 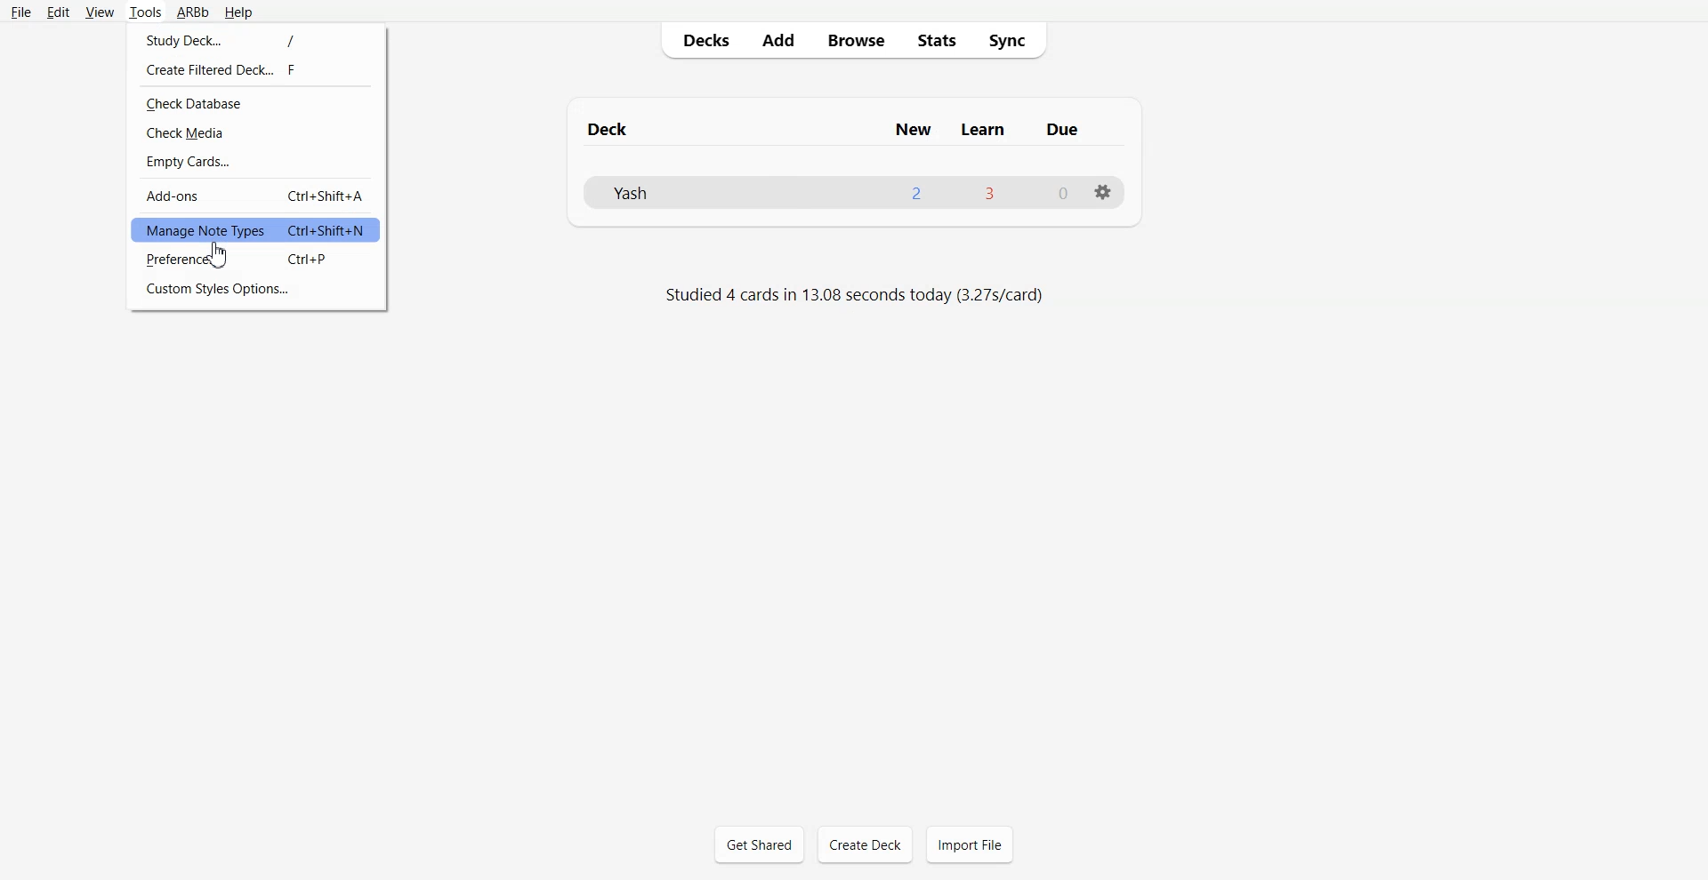 What do you see at coordinates (191, 13) in the screenshot?
I see `ARBb` at bounding box center [191, 13].